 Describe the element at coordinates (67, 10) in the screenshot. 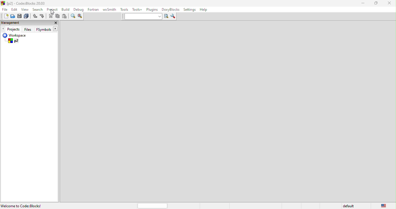

I see `build` at that location.